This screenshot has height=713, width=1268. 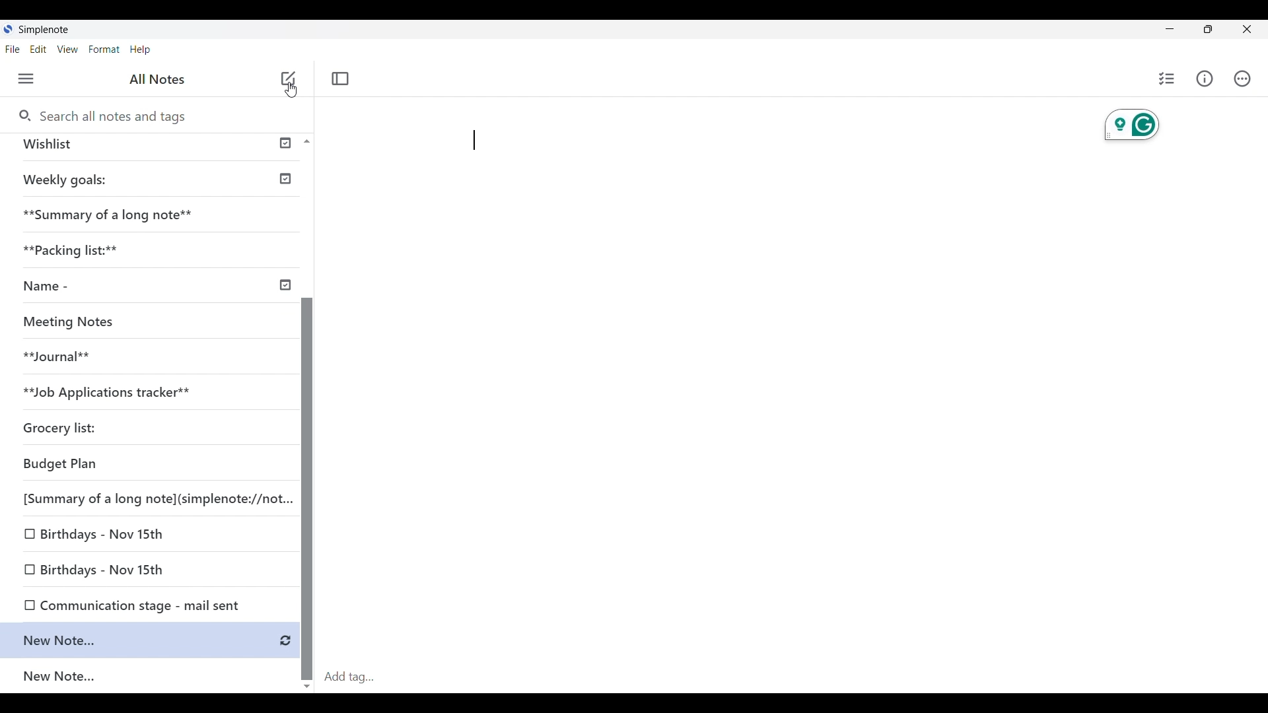 I want to click on Quick slide to bottom, so click(x=306, y=687).